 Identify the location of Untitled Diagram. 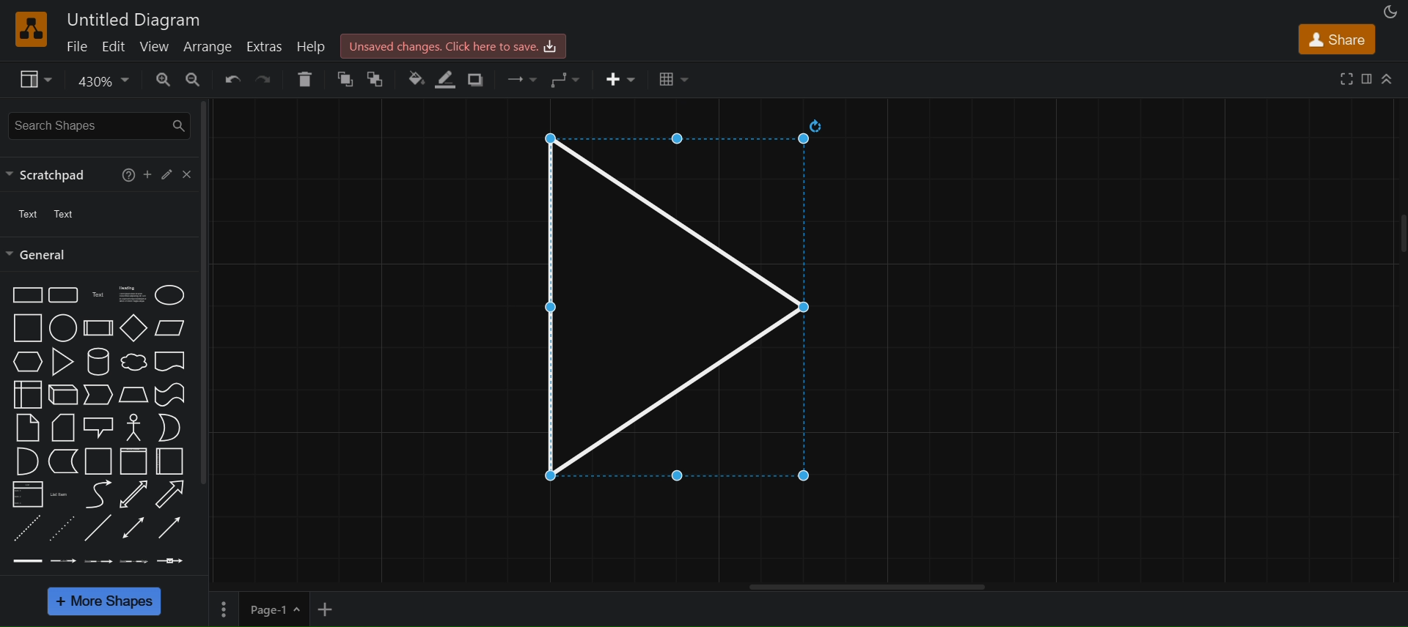
(133, 18).